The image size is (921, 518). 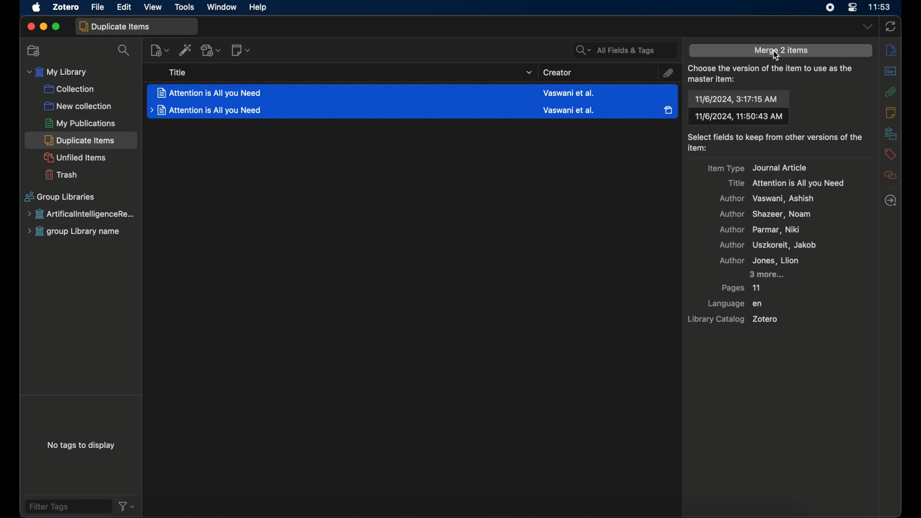 What do you see at coordinates (160, 50) in the screenshot?
I see `new item` at bounding box center [160, 50].